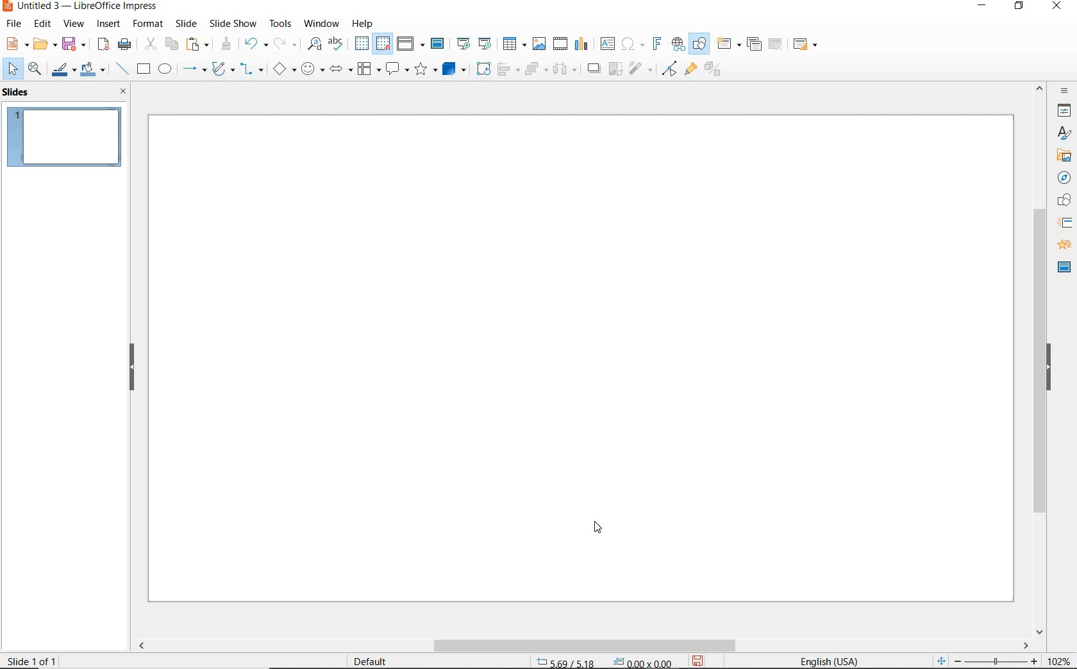 This screenshot has width=1077, height=669. Describe the element at coordinates (362, 44) in the screenshot. I see `DISPLAY GRID` at that location.